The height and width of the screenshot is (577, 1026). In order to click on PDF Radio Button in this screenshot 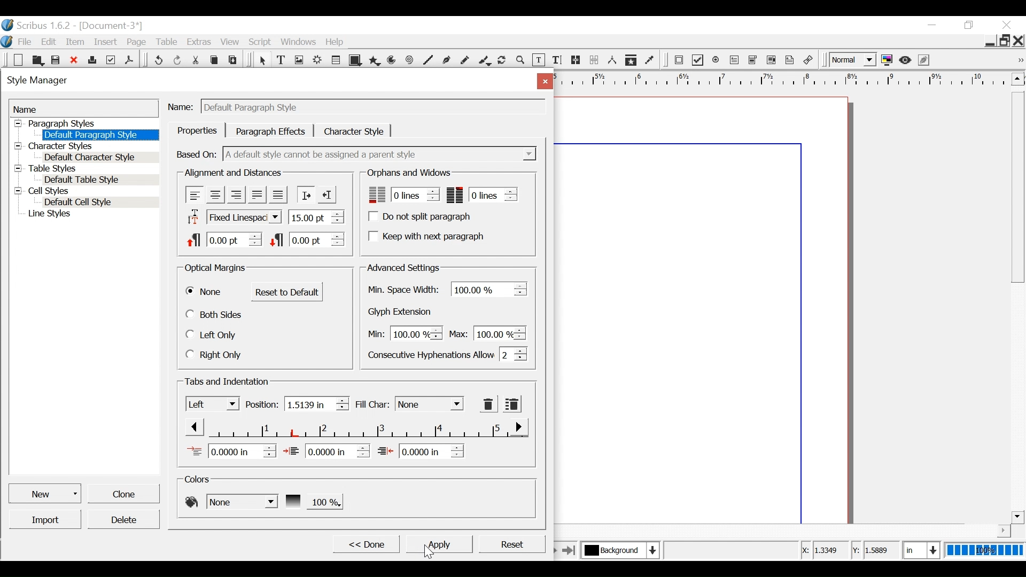, I will do `click(717, 60)`.